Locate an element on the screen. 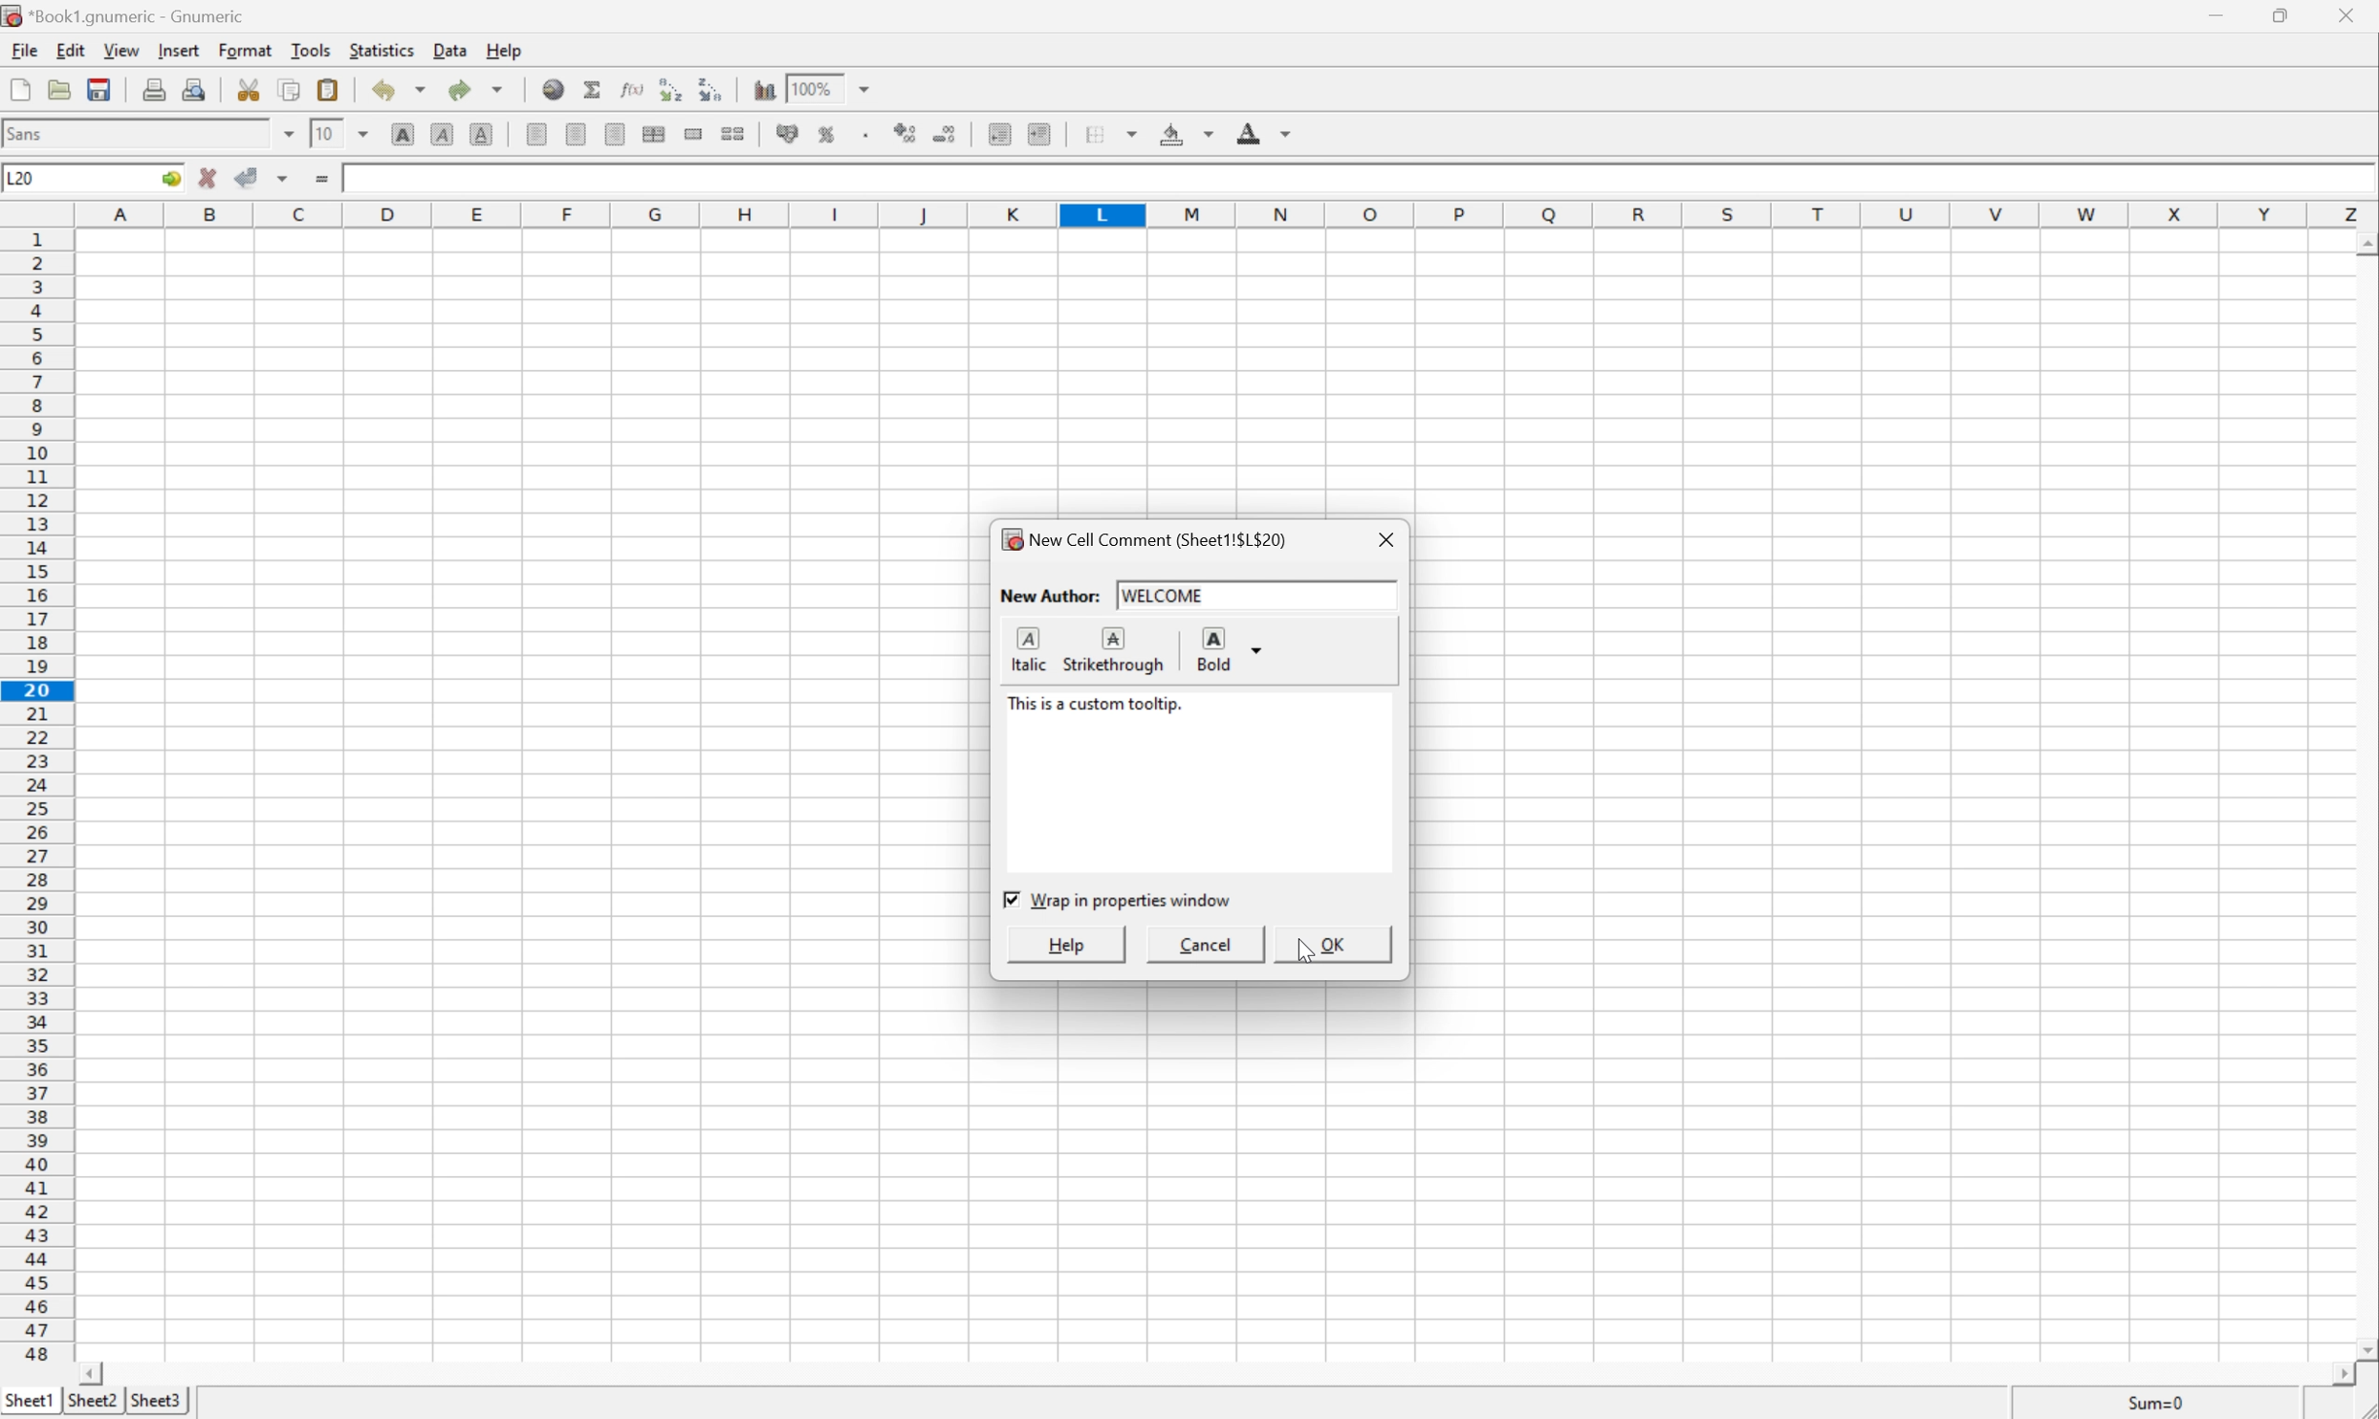  Close is located at coordinates (1386, 538).